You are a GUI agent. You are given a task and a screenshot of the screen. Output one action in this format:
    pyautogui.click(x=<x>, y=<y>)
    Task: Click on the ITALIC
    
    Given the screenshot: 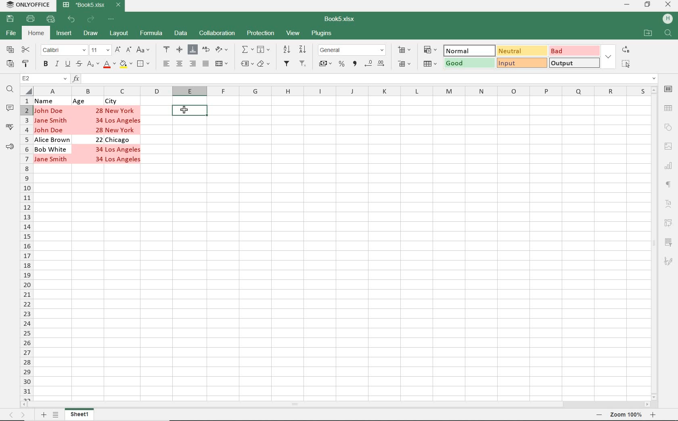 What is the action you would take?
    pyautogui.click(x=57, y=65)
    